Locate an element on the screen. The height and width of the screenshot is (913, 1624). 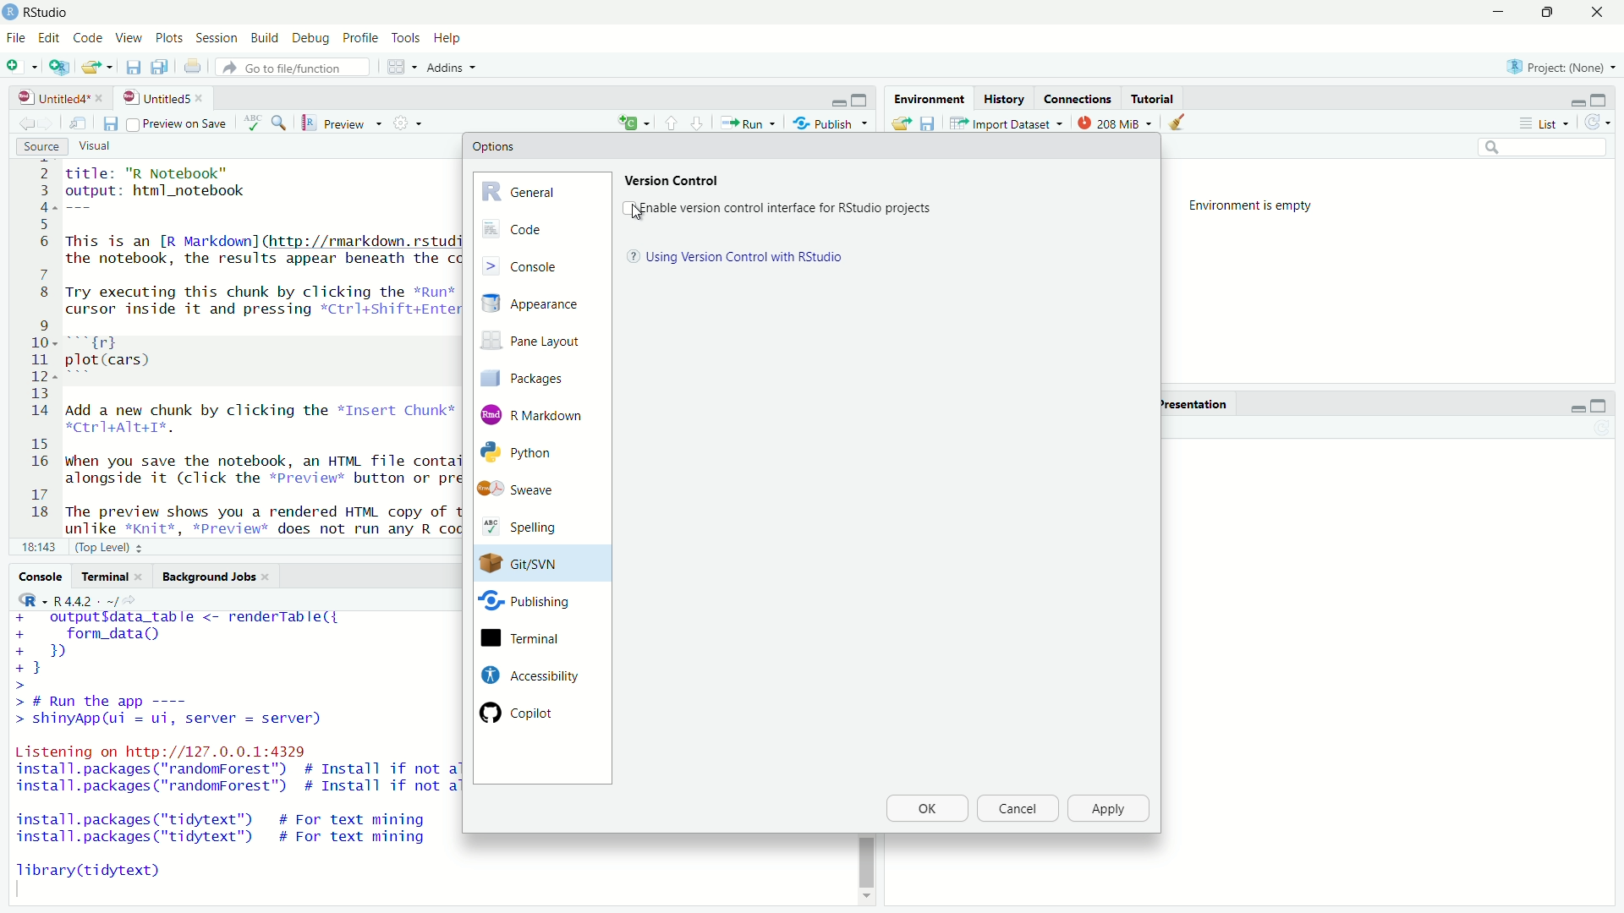
clear object is located at coordinates (1174, 123).